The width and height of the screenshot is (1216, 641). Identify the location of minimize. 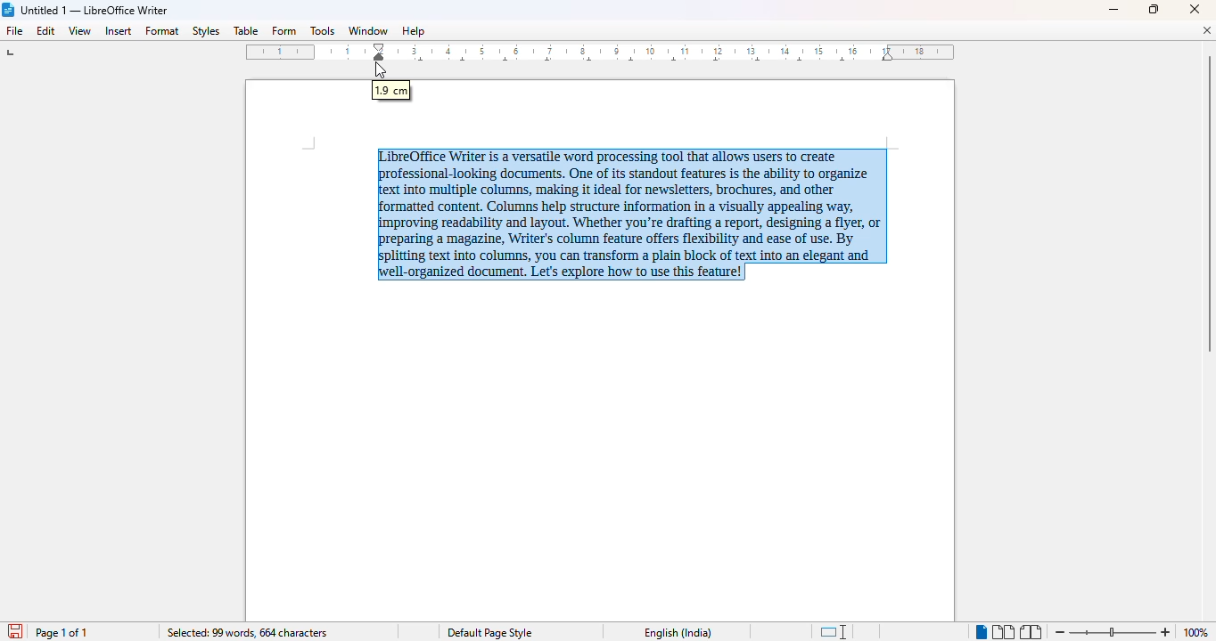
(1113, 11).